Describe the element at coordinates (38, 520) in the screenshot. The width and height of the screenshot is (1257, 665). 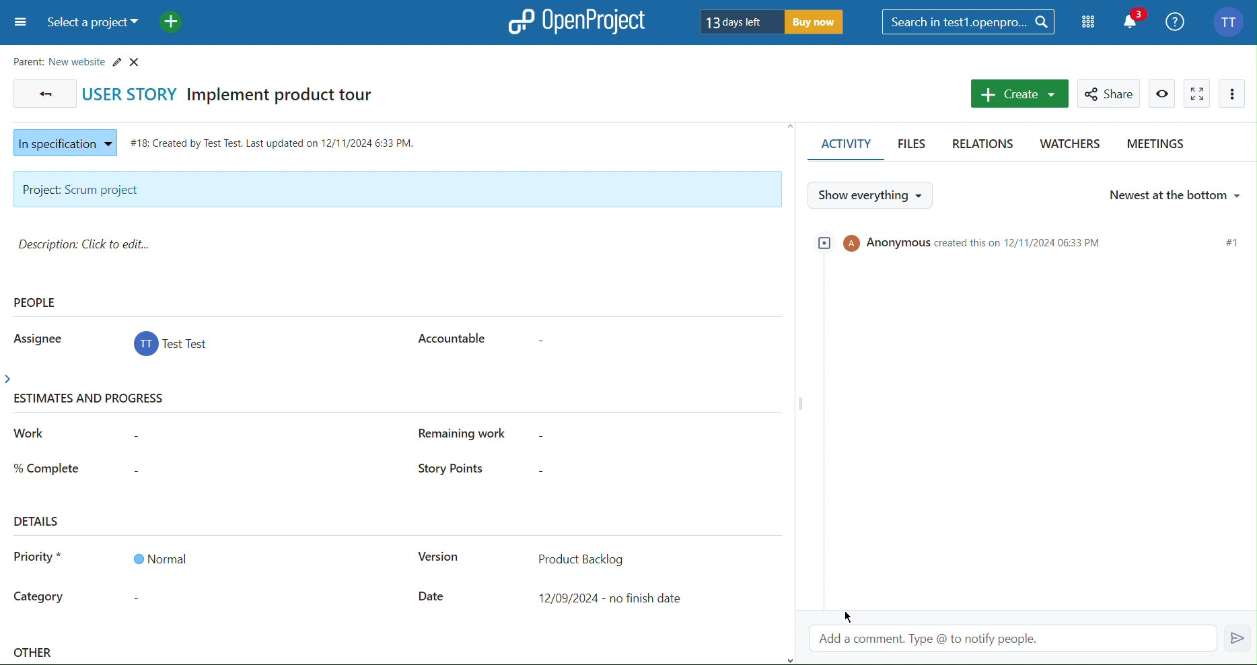
I see `Details` at that location.